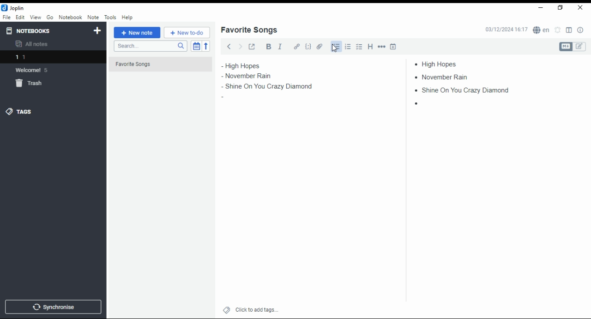 The image size is (591, 319). What do you see at coordinates (382, 46) in the screenshot?
I see `horizontal rule` at bounding box center [382, 46].